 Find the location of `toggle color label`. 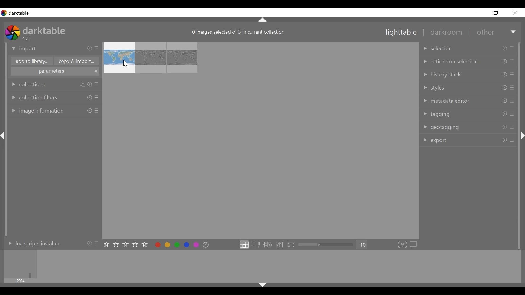

toggle color label is located at coordinates (176, 245).